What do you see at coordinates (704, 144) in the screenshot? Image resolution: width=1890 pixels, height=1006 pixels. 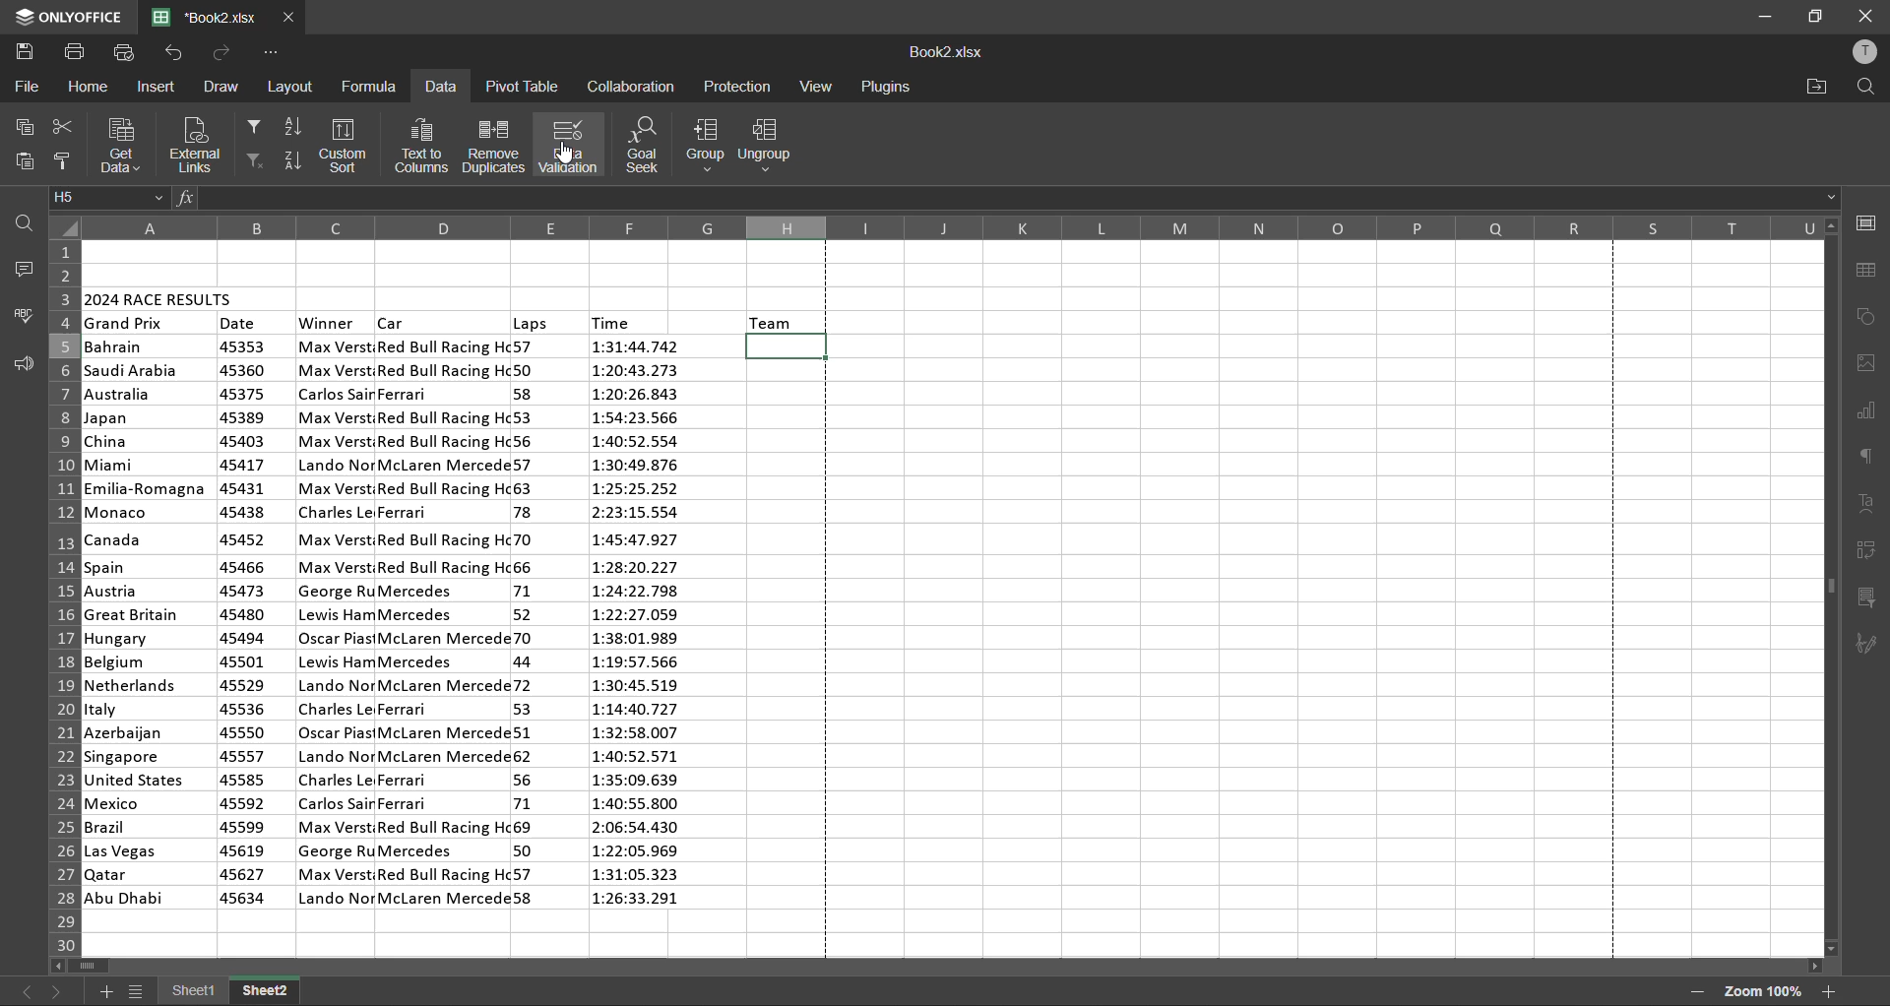 I see `group` at bounding box center [704, 144].